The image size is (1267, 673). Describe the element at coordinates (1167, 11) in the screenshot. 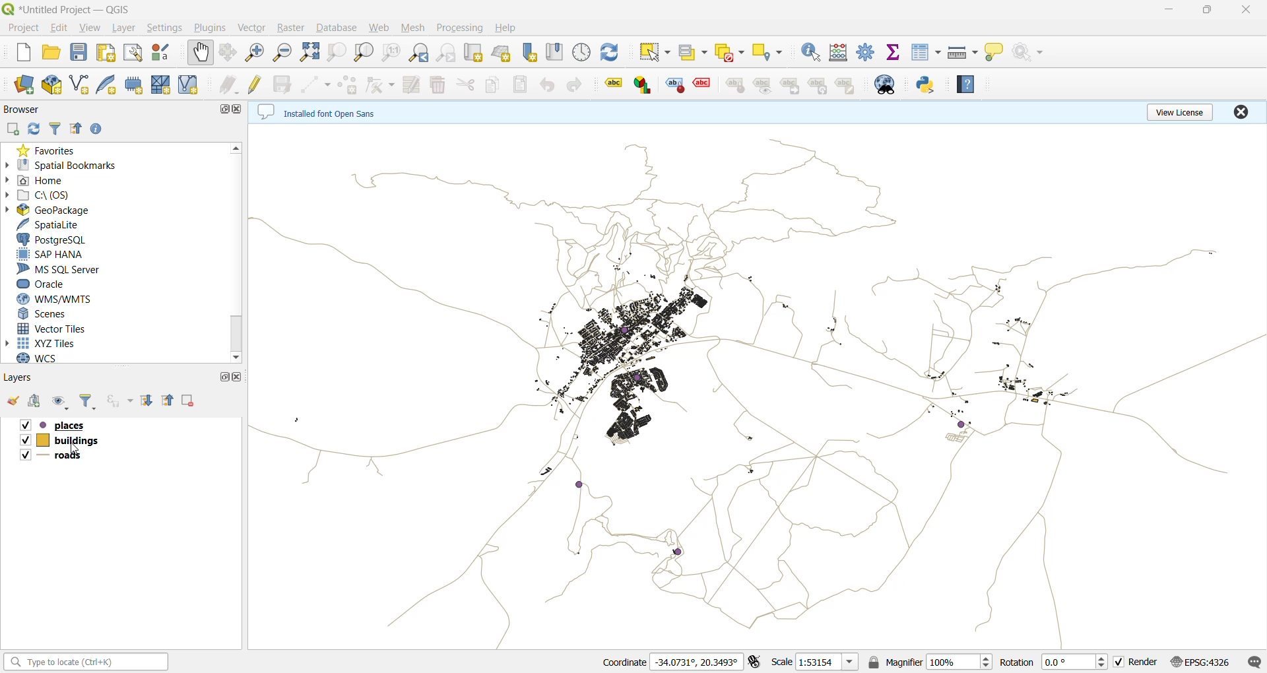

I see `minimzie` at that location.